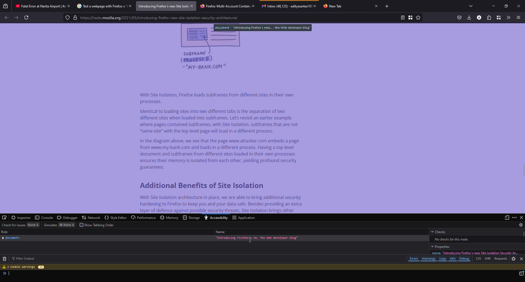 The height and width of the screenshot is (282, 525). I want to click on cookie warning, so click(24, 267).